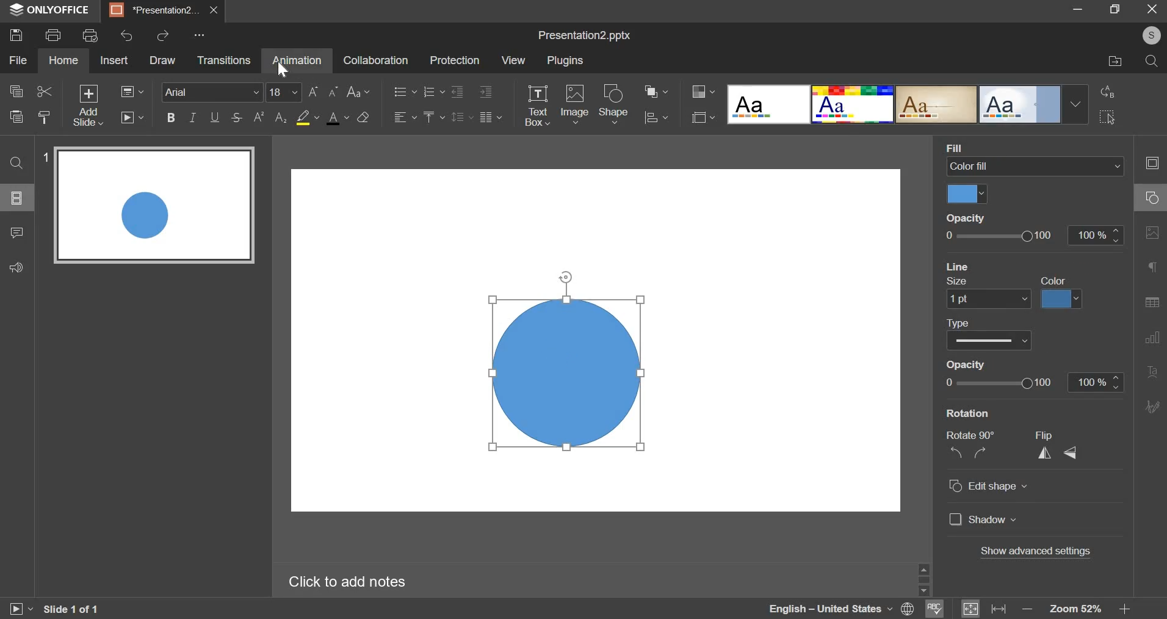 This screenshot has height=619, width=1167. What do you see at coordinates (283, 71) in the screenshot?
I see `cursor` at bounding box center [283, 71].